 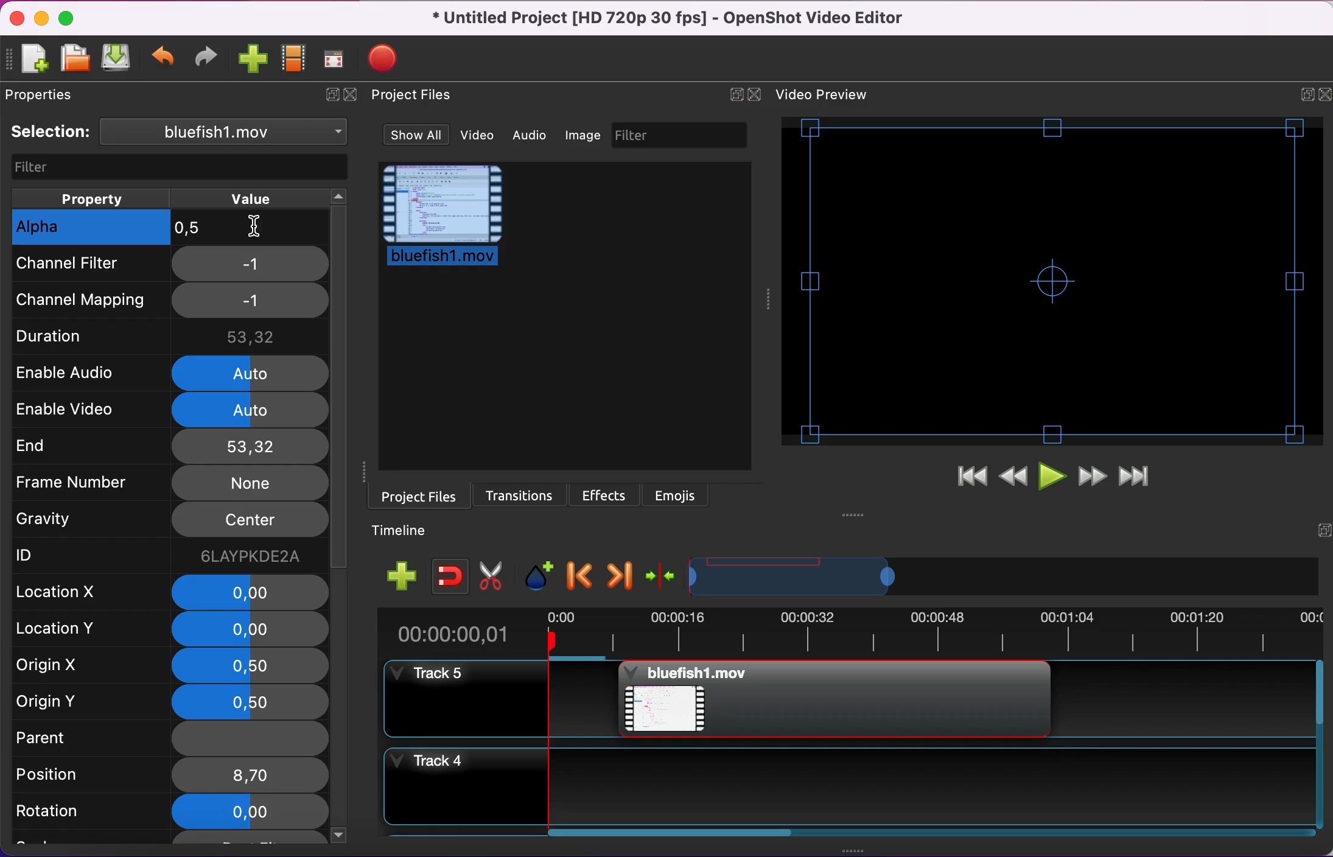 What do you see at coordinates (118, 58) in the screenshot?
I see `save project` at bounding box center [118, 58].